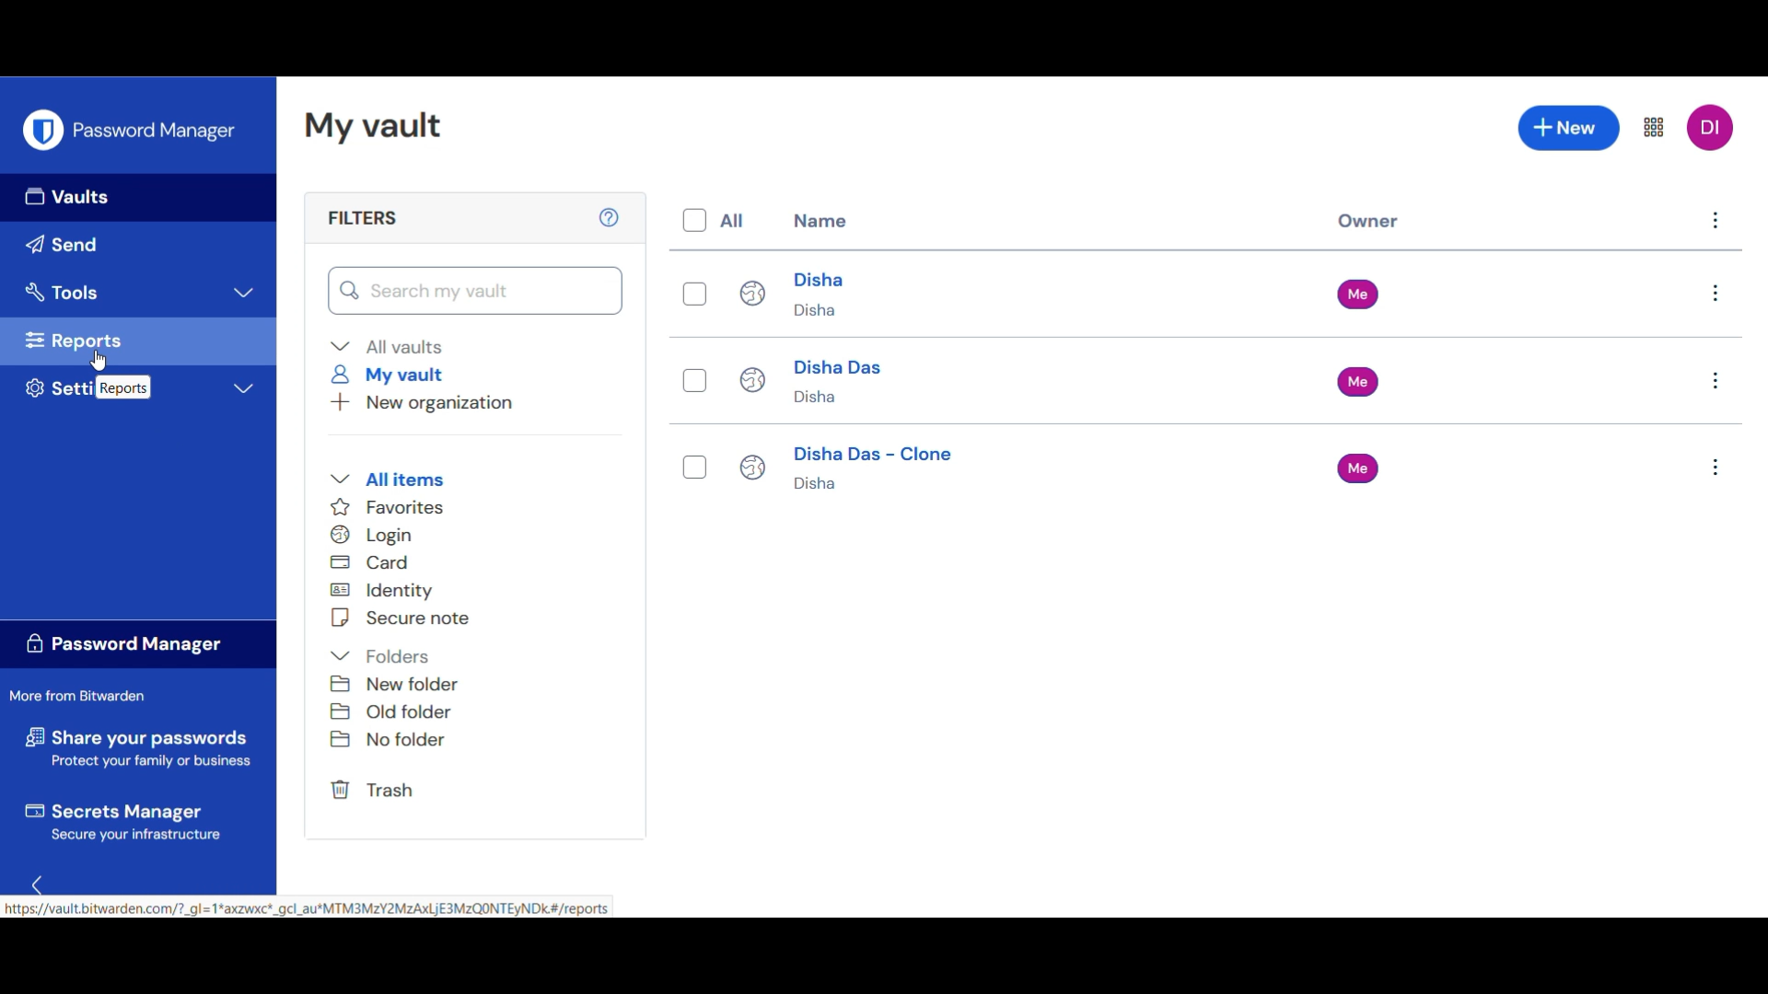  Describe the element at coordinates (1714, 470) in the screenshot. I see `entry menu` at that location.